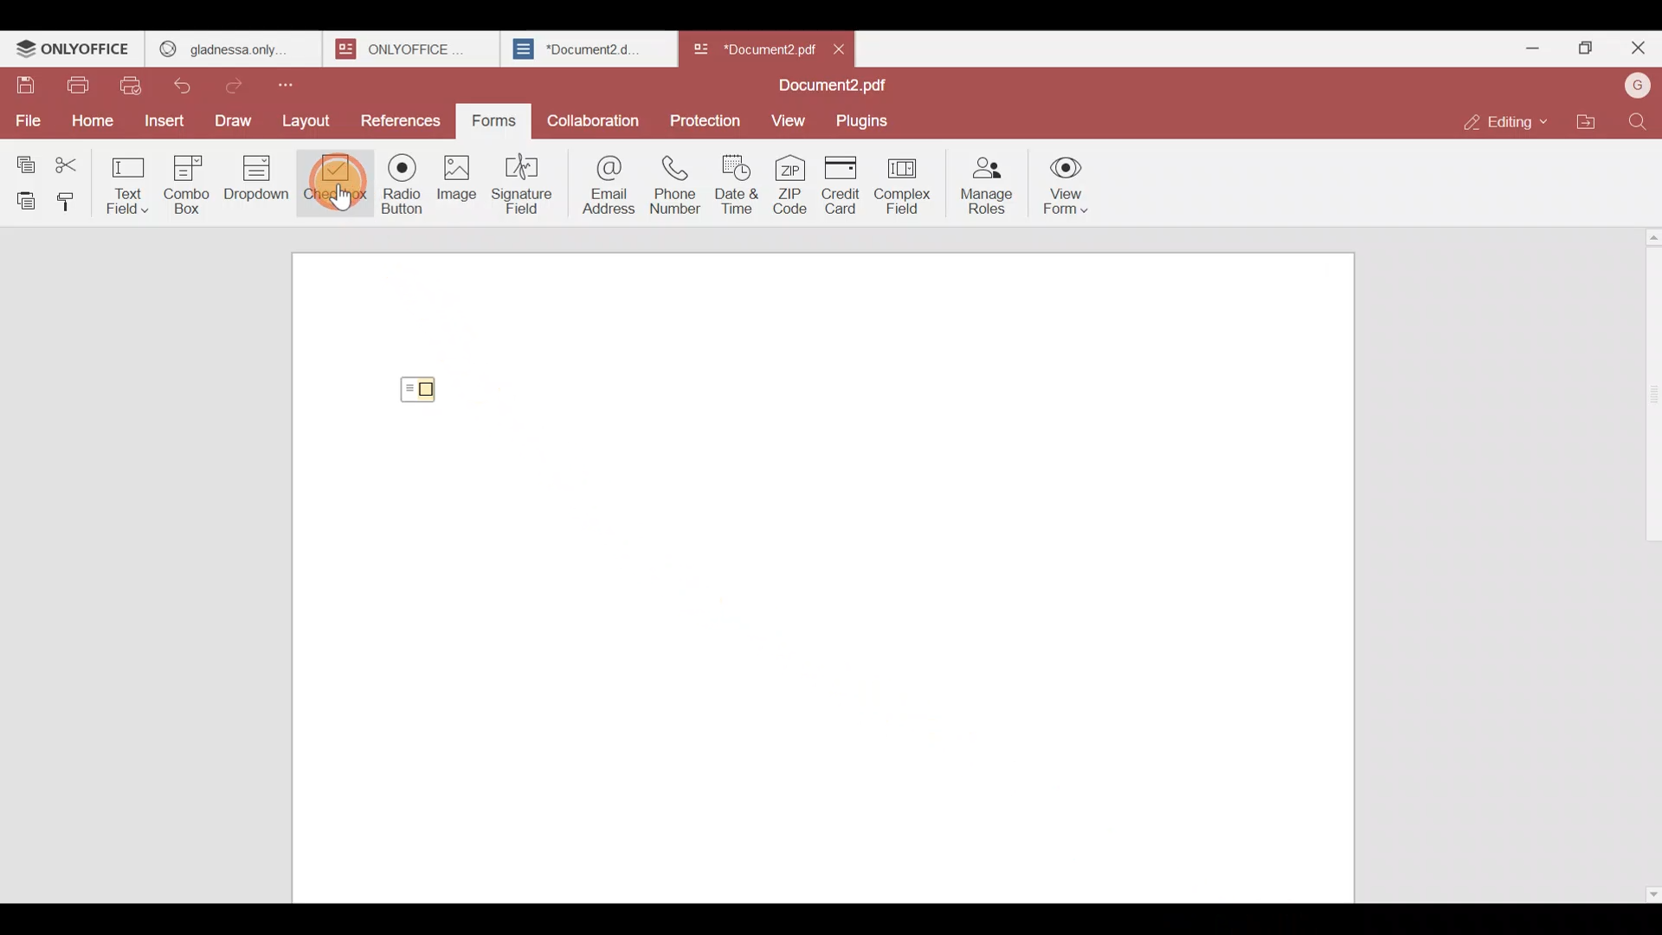 This screenshot has height=935, width=1662. What do you see at coordinates (300, 81) in the screenshot?
I see `Customize quick access toolbar` at bounding box center [300, 81].